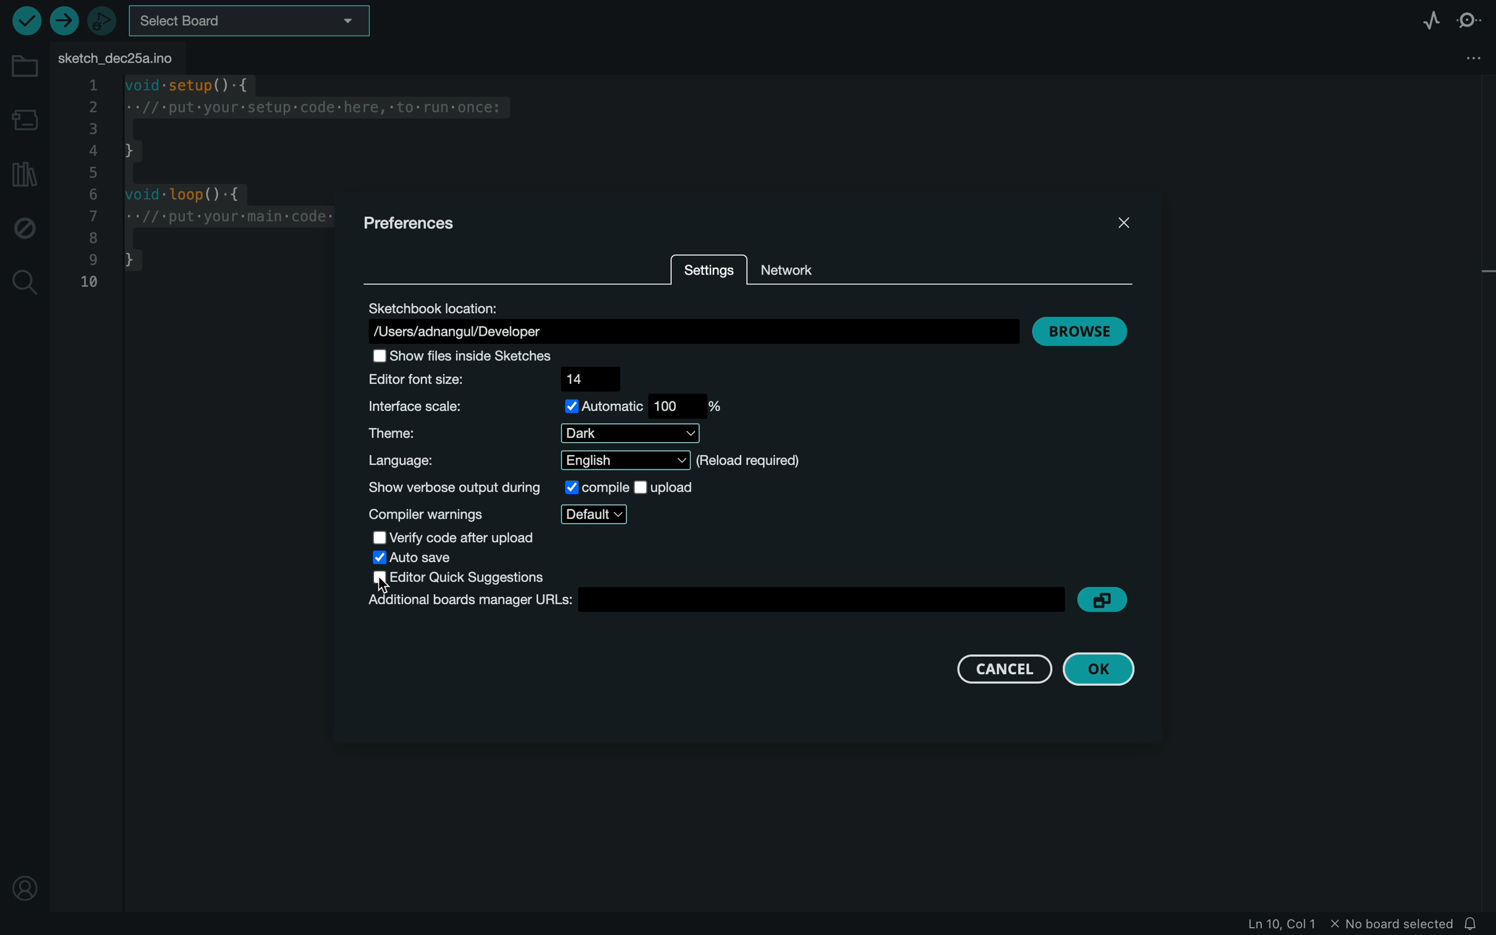  I want to click on language, so click(587, 460).